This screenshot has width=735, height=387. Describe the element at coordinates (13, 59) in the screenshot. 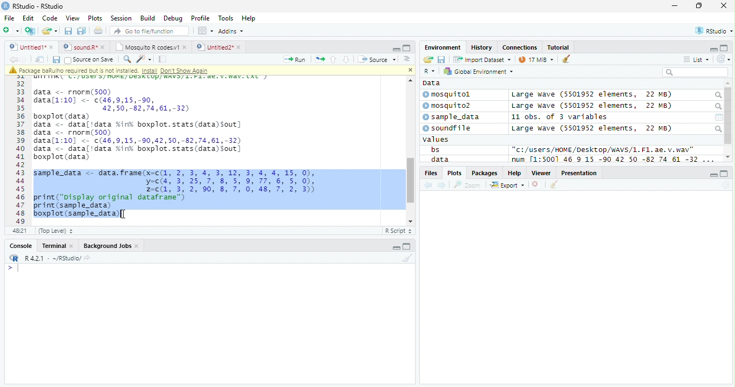

I see `Go backward` at that location.